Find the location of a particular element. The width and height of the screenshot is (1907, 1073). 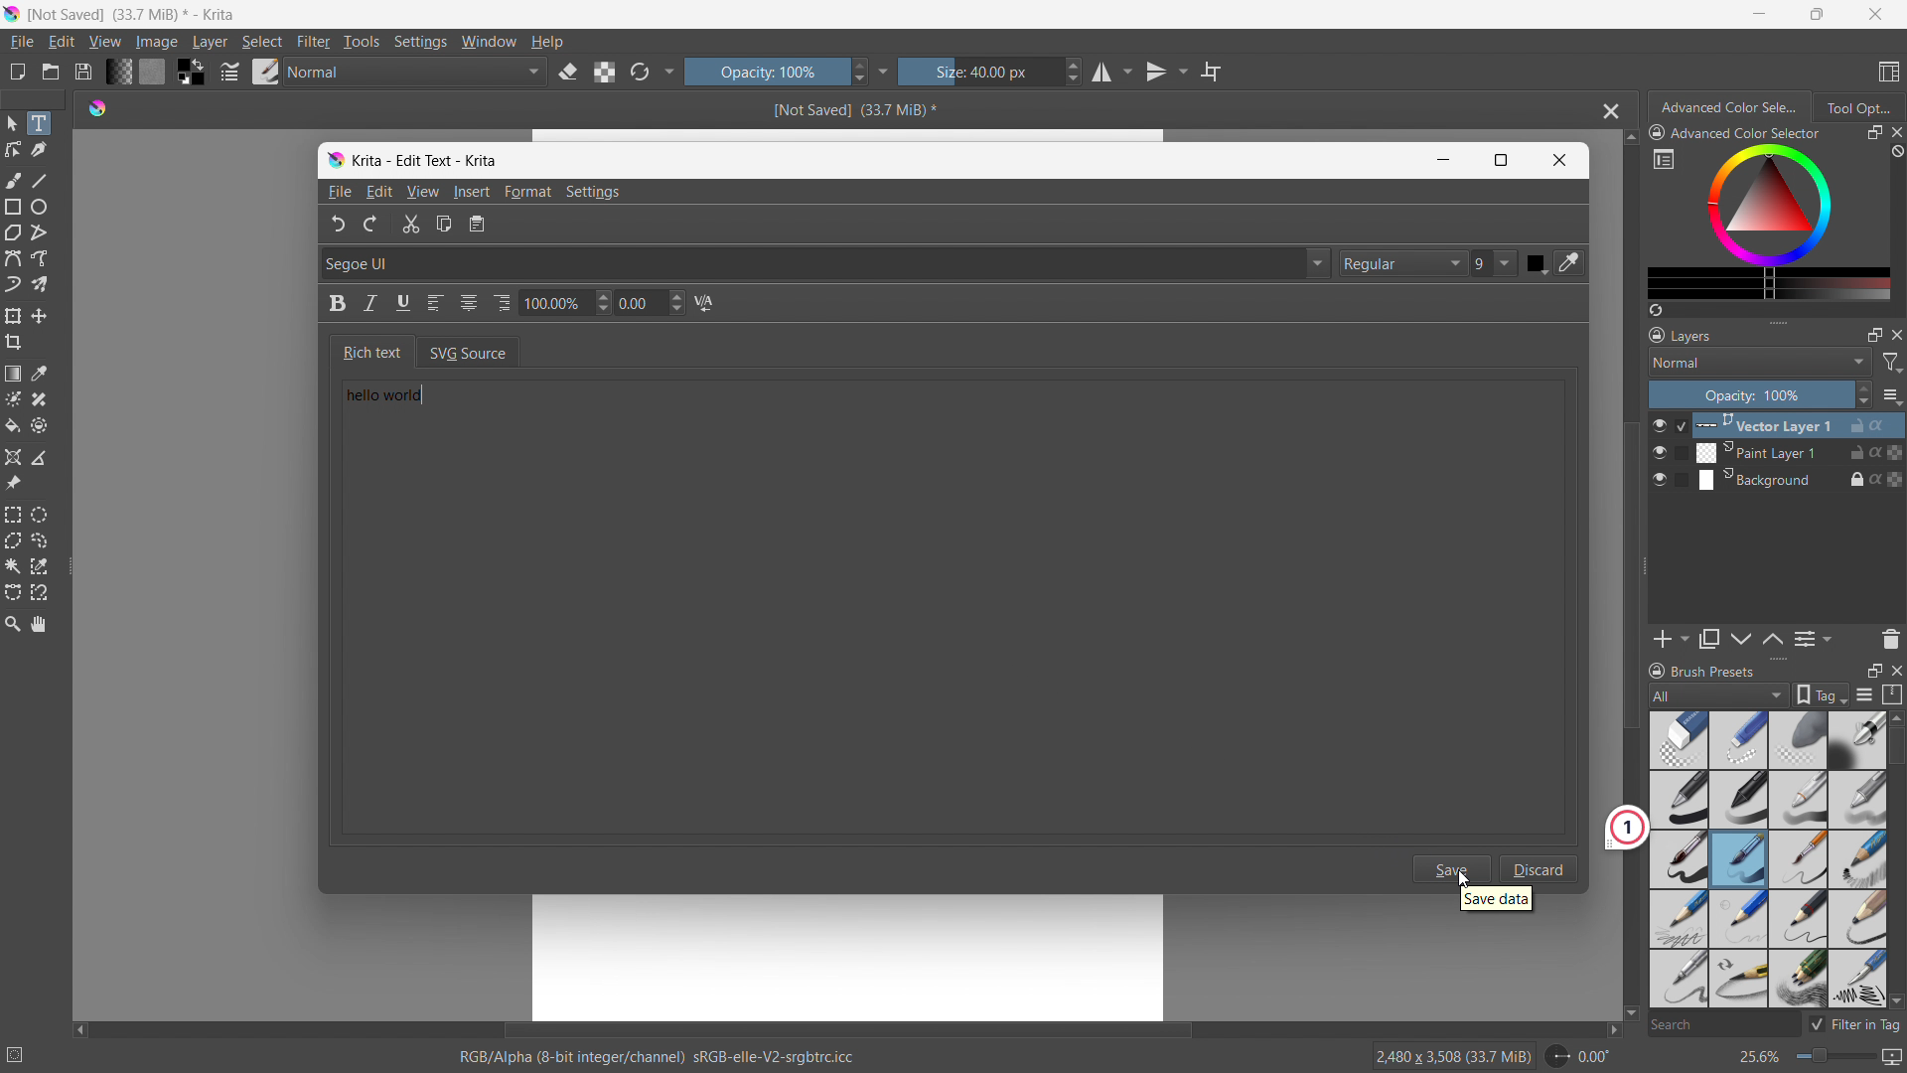

scroll left is located at coordinates (80, 1025).